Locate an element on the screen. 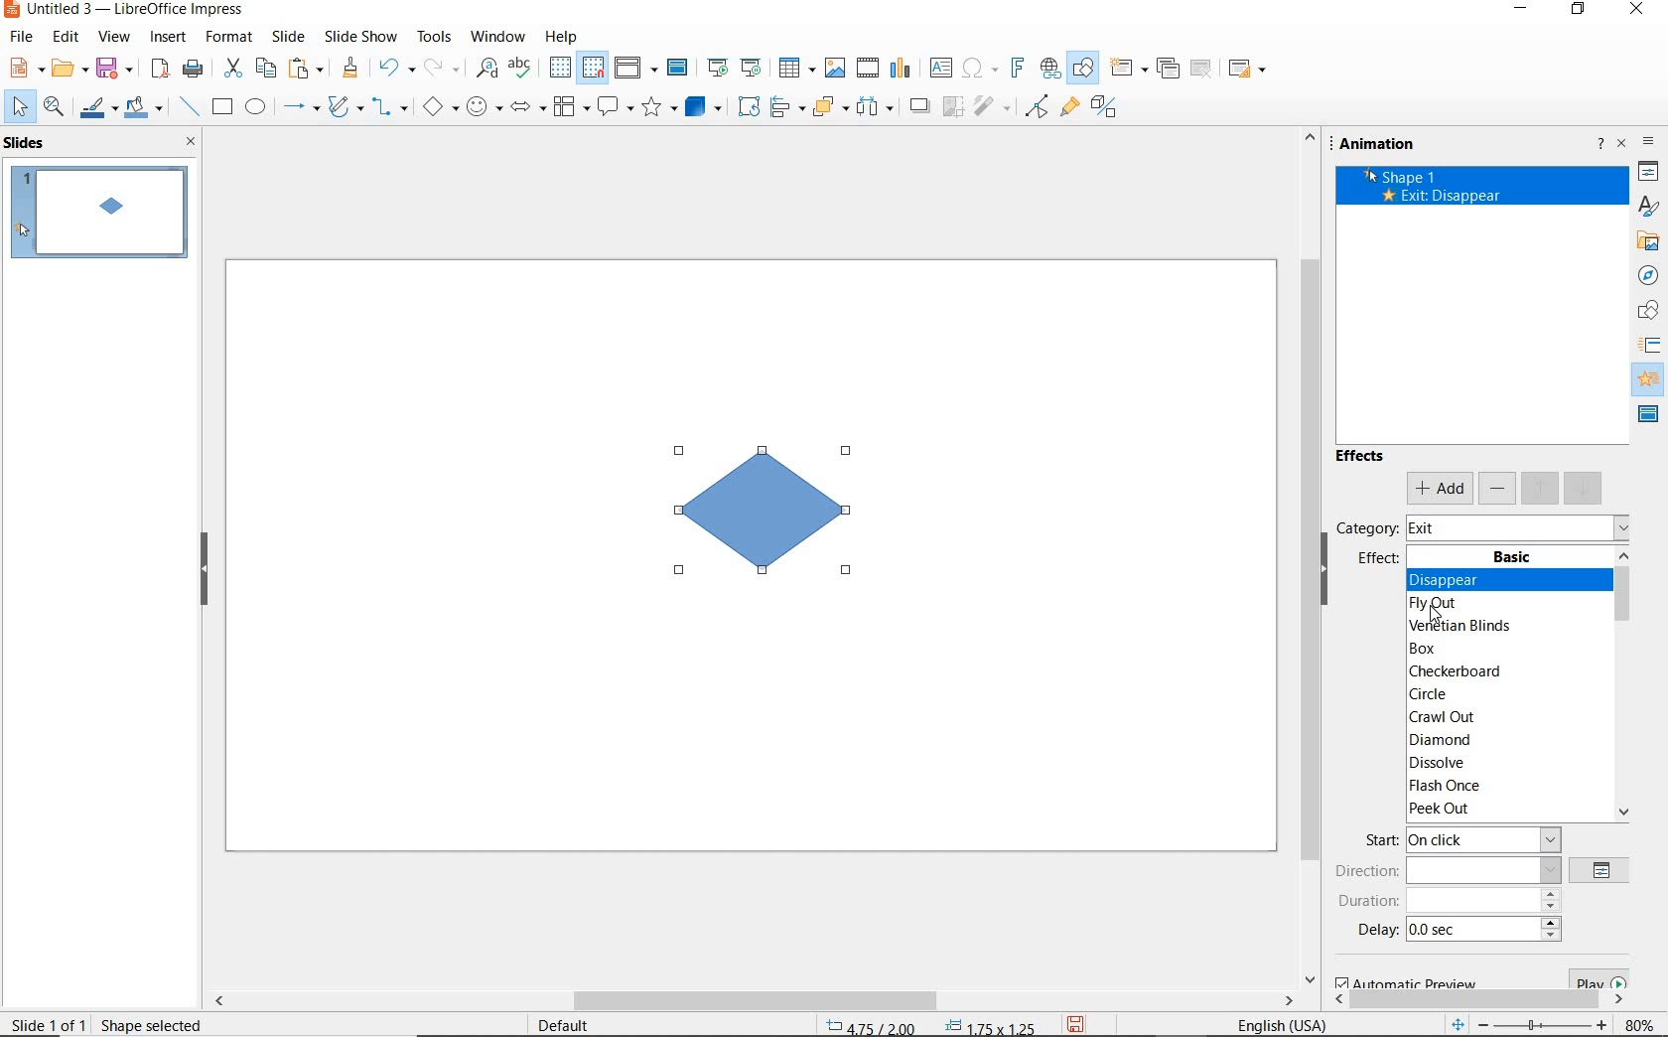  slides is located at coordinates (27, 143).